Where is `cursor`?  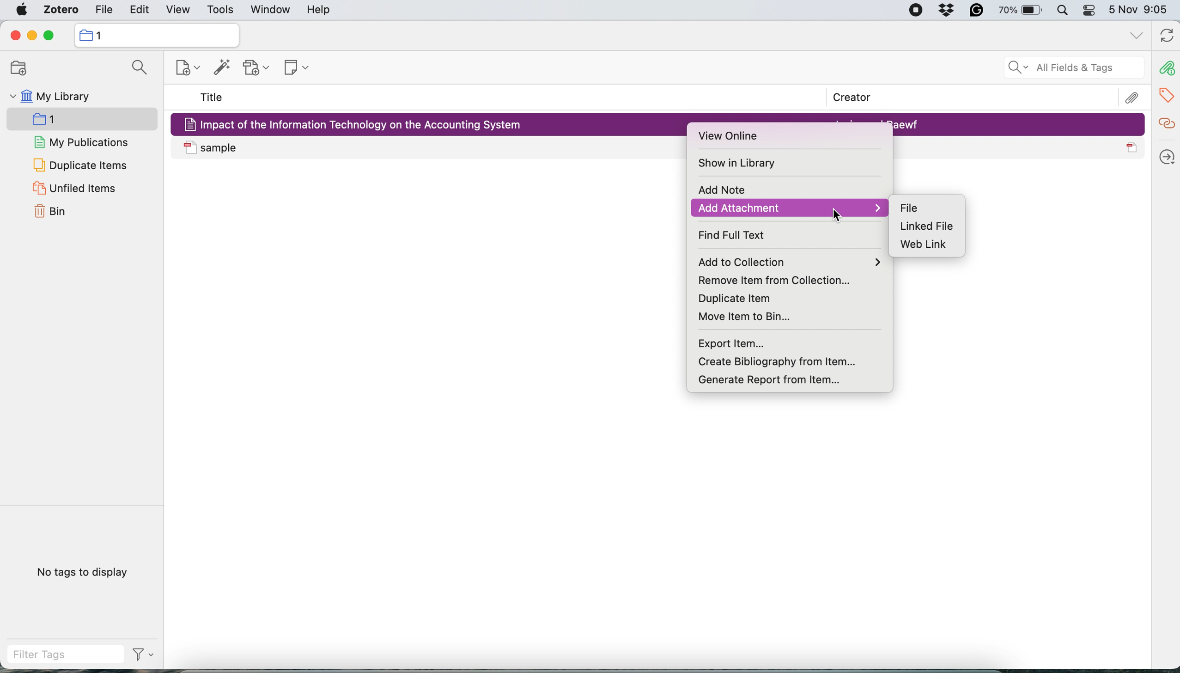 cursor is located at coordinates (836, 215).